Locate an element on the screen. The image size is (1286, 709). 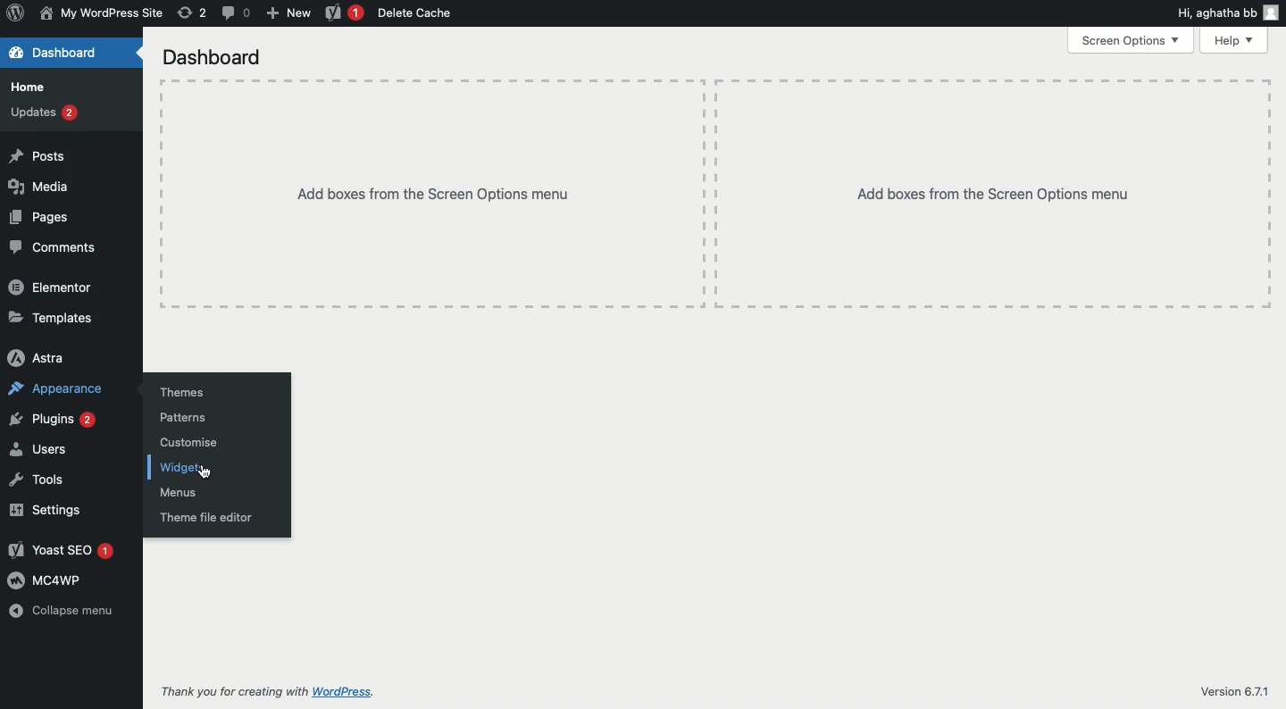
Revision is located at coordinates (193, 12).